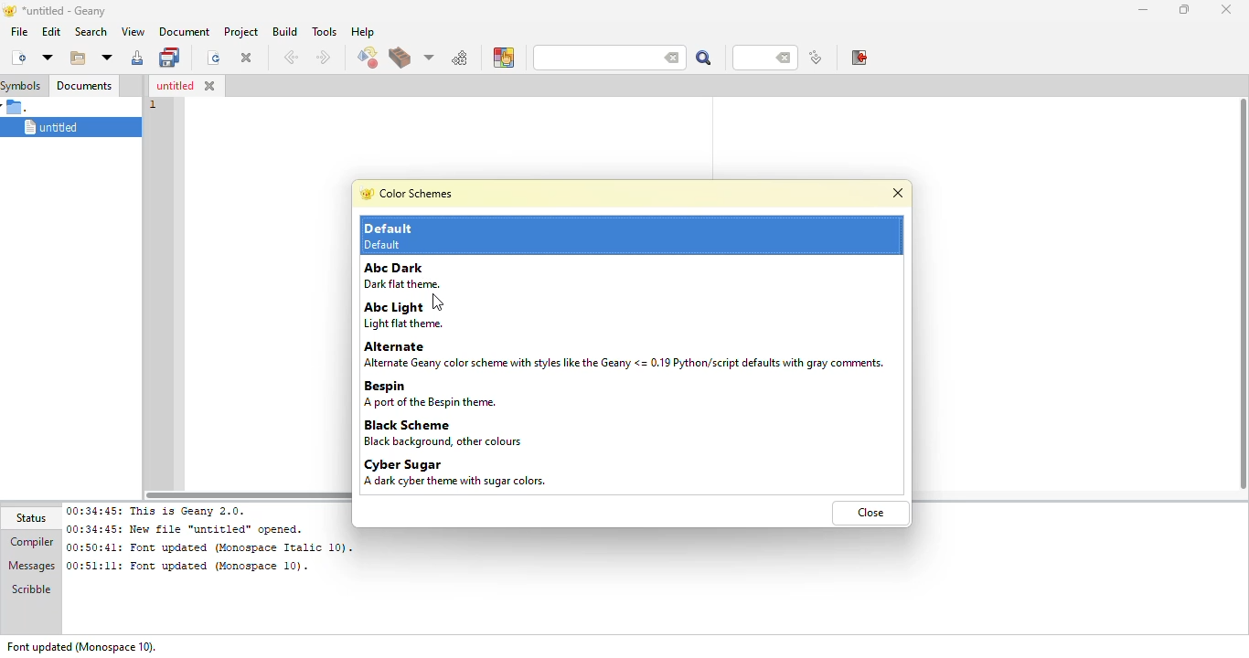  Describe the element at coordinates (814, 58) in the screenshot. I see `jump to line` at that location.